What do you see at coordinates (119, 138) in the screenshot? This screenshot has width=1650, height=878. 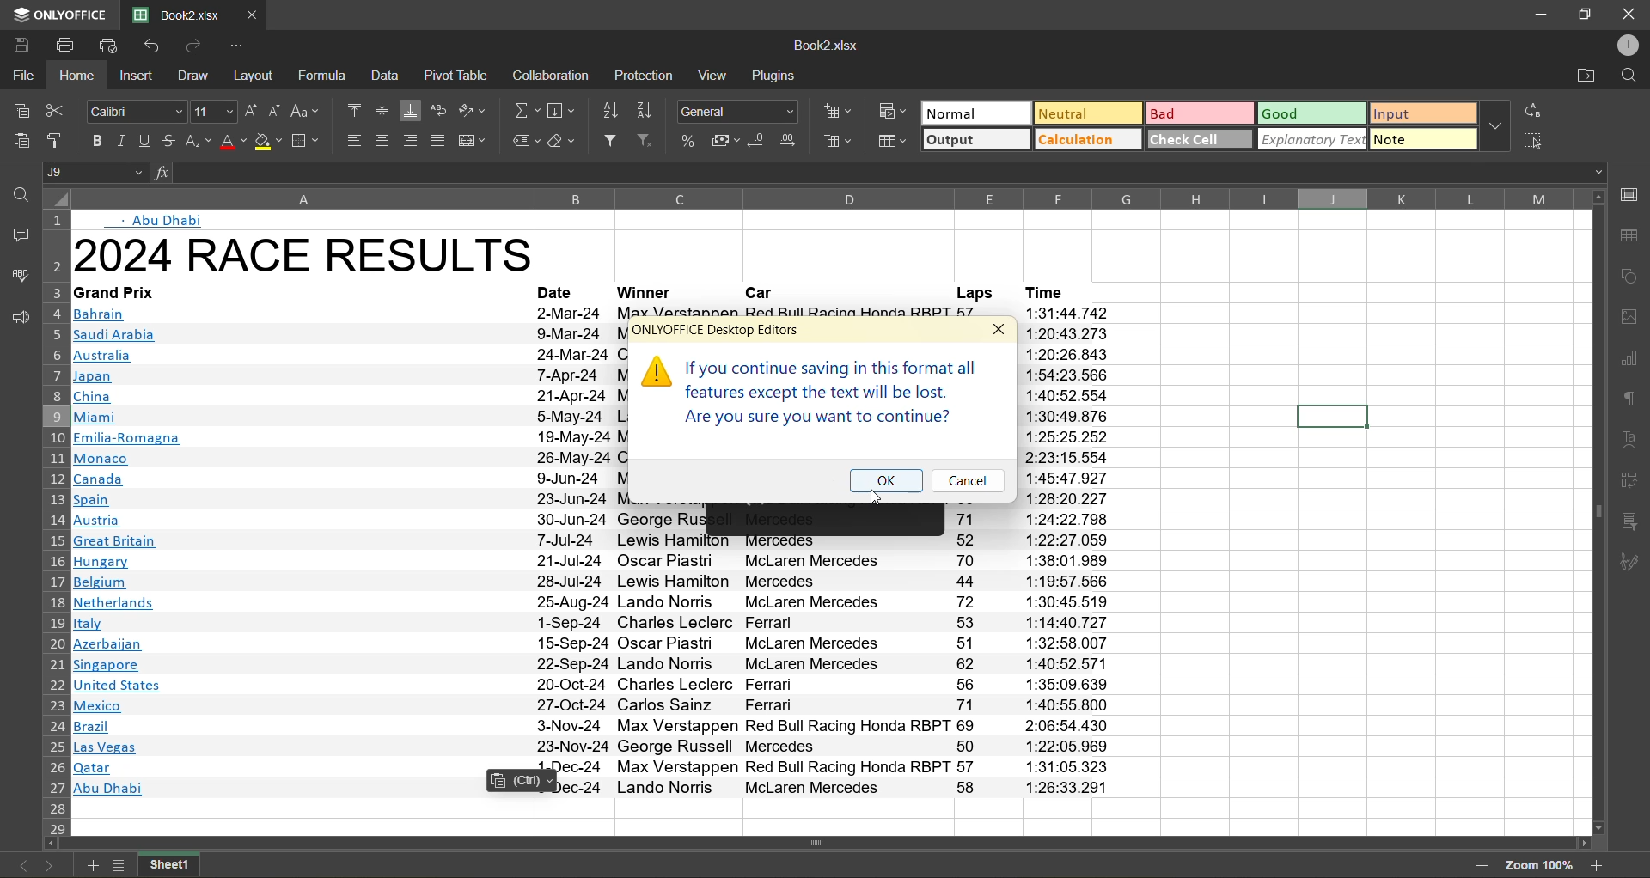 I see `italic` at bounding box center [119, 138].